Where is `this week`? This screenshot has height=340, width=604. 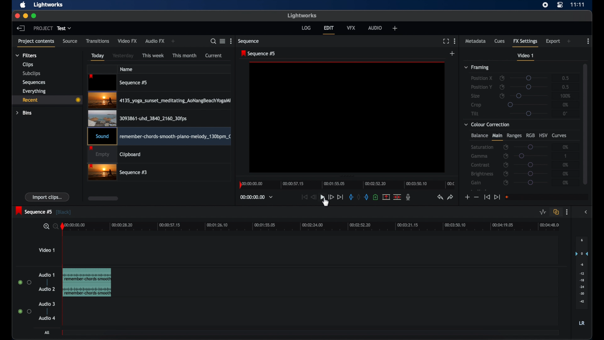
this week is located at coordinates (153, 56).